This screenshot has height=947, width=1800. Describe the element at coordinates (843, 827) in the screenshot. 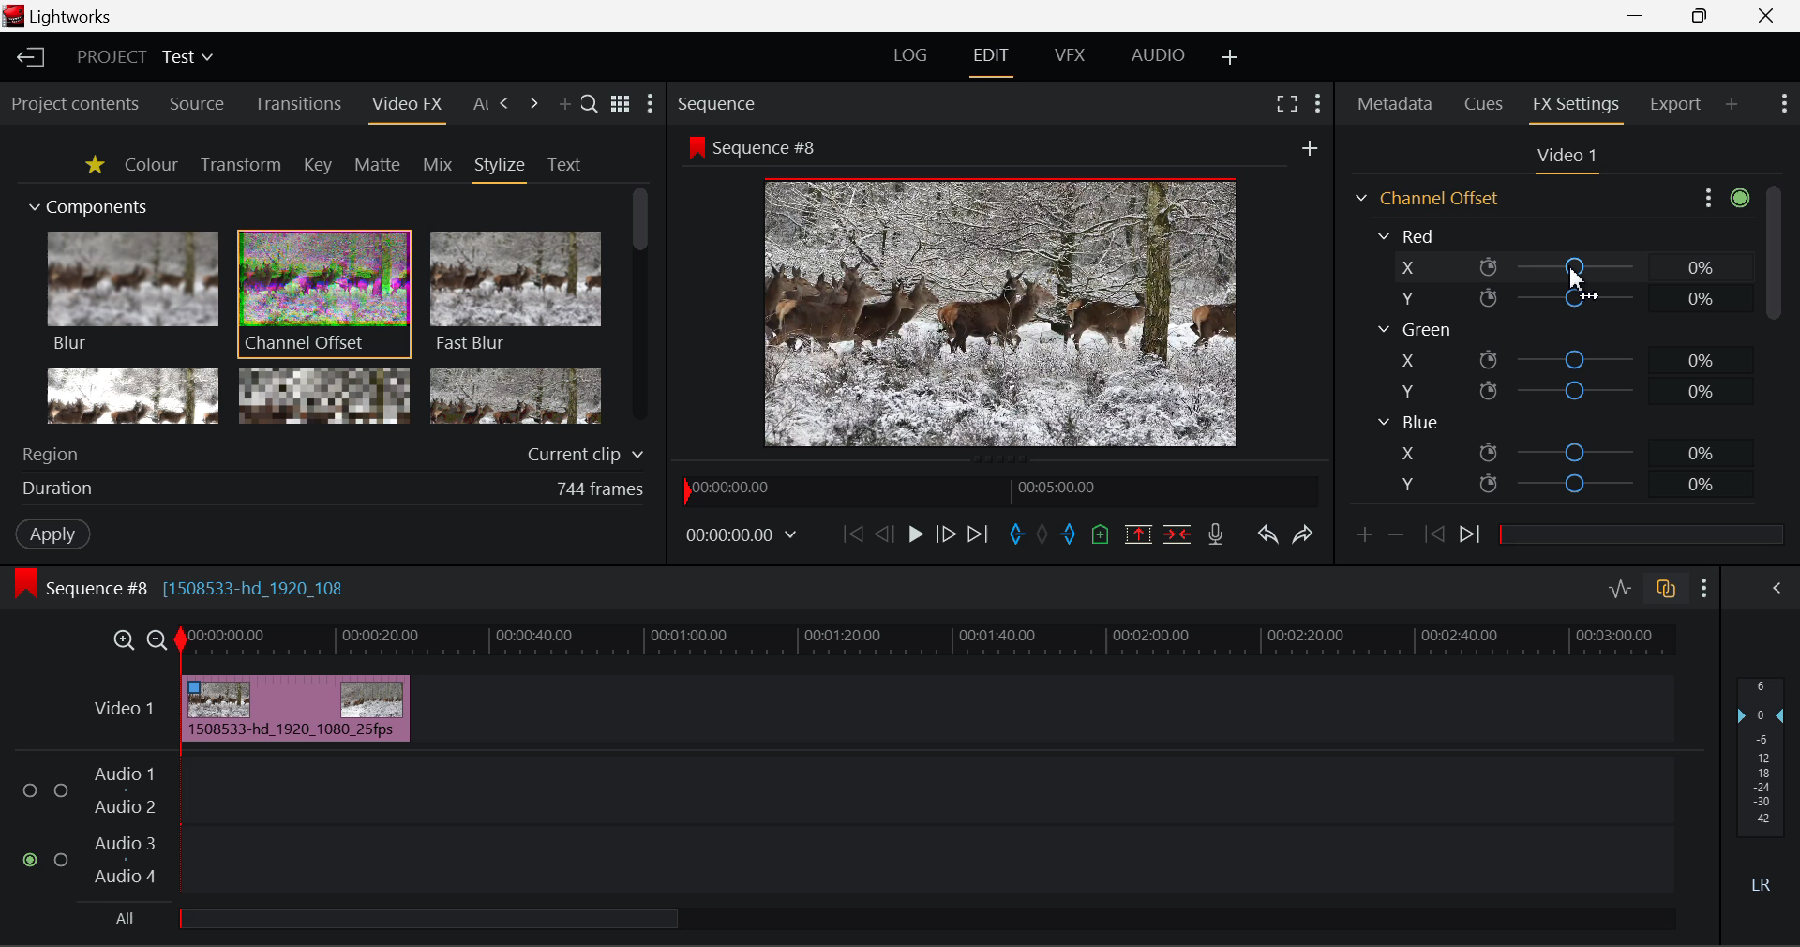

I see `Audio Input Field` at that location.